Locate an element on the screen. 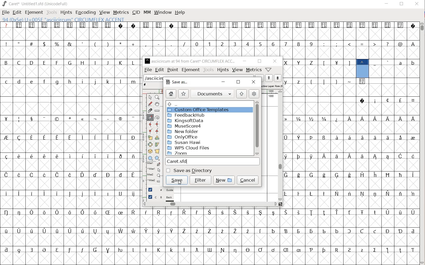  file is located at coordinates (148, 70).